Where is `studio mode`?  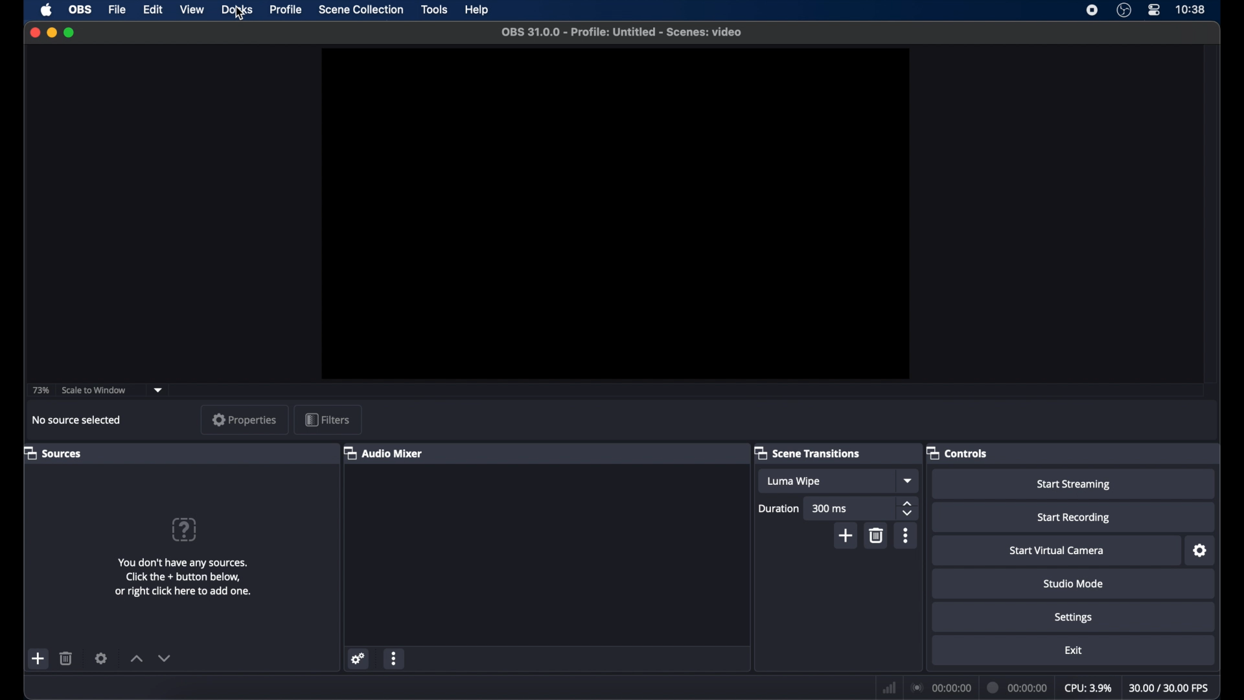
studio mode is located at coordinates (1073, 583).